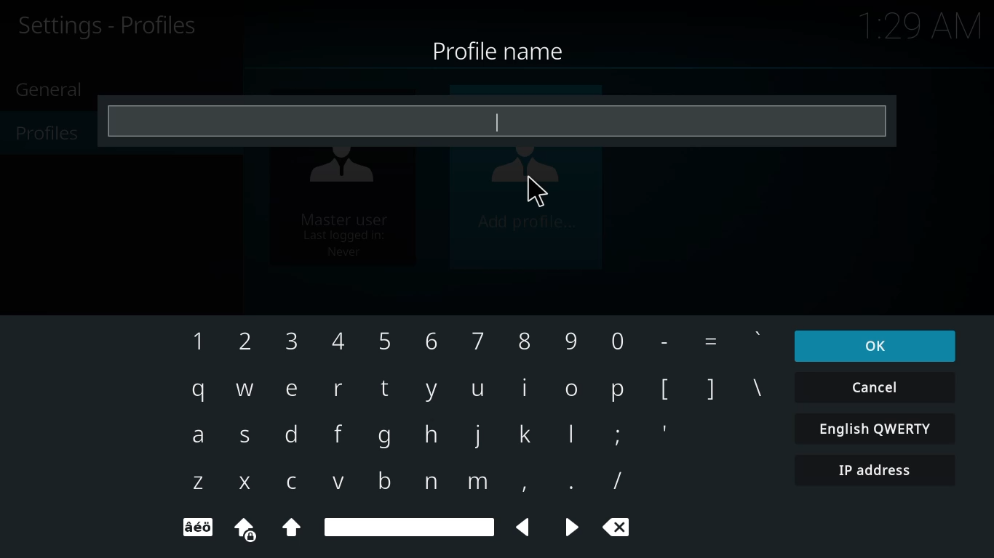  Describe the element at coordinates (569, 391) in the screenshot. I see `o` at that location.